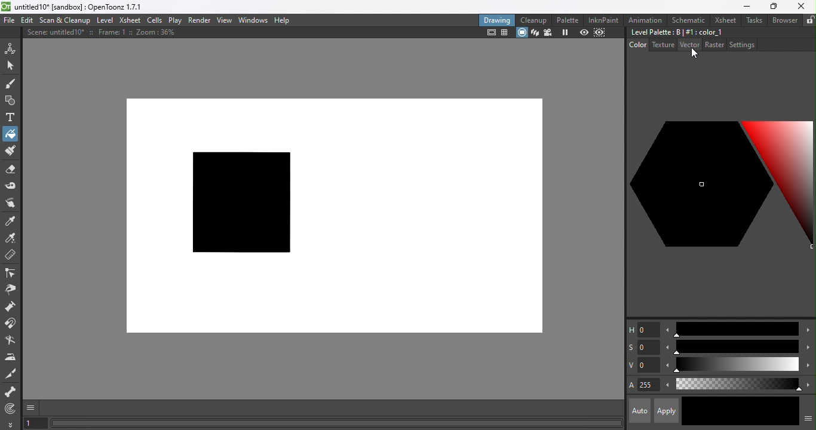 Image resolution: width=816 pixels, height=430 pixels. What do you see at coordinates (35, 424) in the screenshot?
I see `Set the current frame` at bounding box center [35, 424].